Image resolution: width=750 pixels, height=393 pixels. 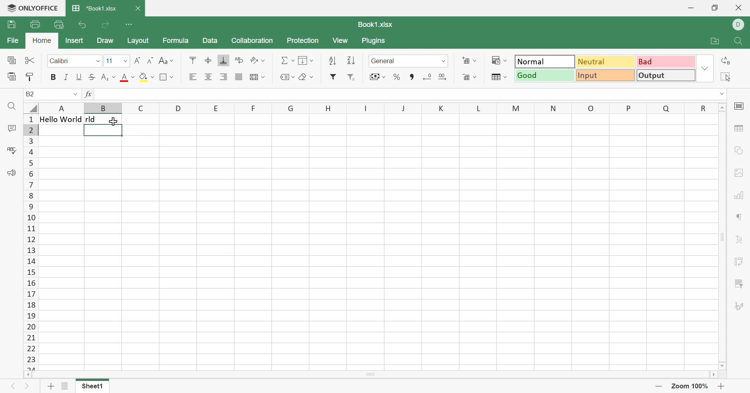 What do you see at coordinates (91, 388) in the screenshot?
I see `Sheet1` at bounding box center [91, 388].